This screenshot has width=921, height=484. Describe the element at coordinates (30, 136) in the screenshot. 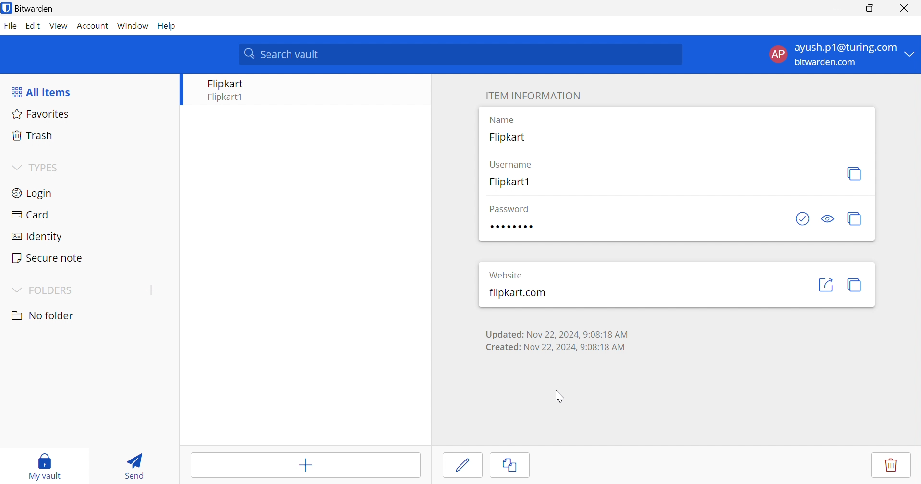

I see `Trash` at that location.